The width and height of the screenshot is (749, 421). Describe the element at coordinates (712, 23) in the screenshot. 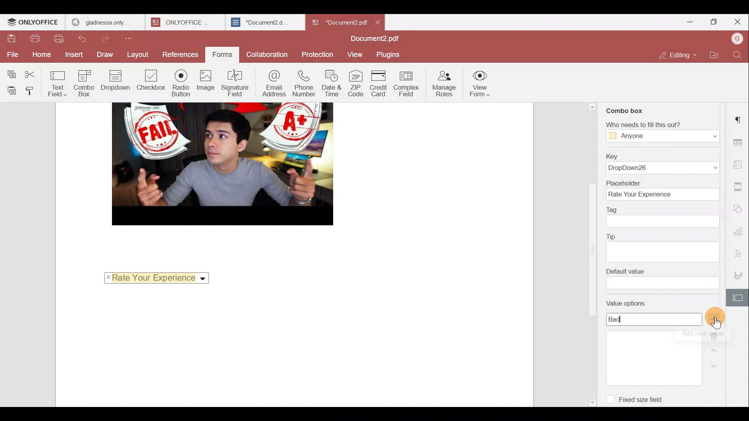

I see `Maximize` at that location.